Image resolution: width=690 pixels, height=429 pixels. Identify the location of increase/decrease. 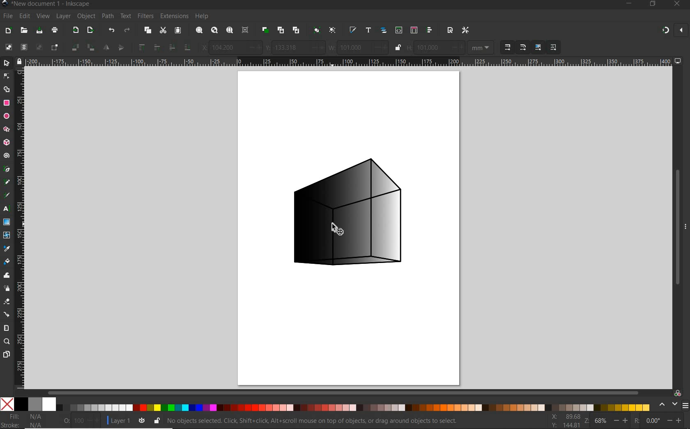
(381, 47).